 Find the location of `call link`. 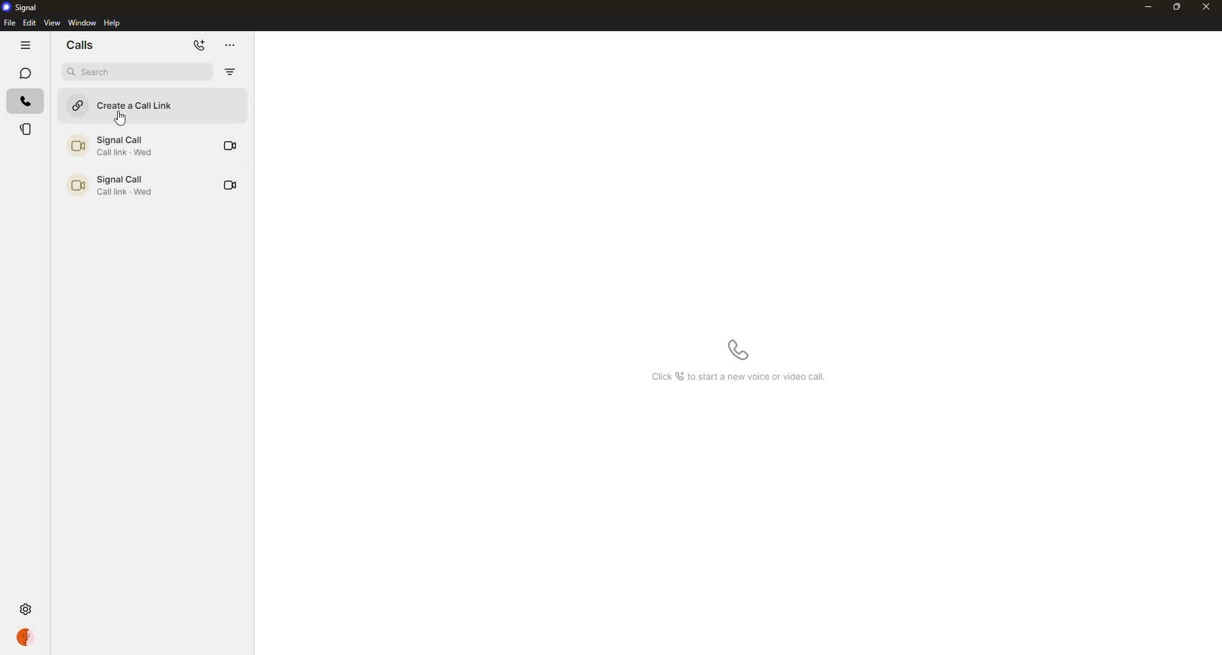

call link is located at coordinates (120, 185).